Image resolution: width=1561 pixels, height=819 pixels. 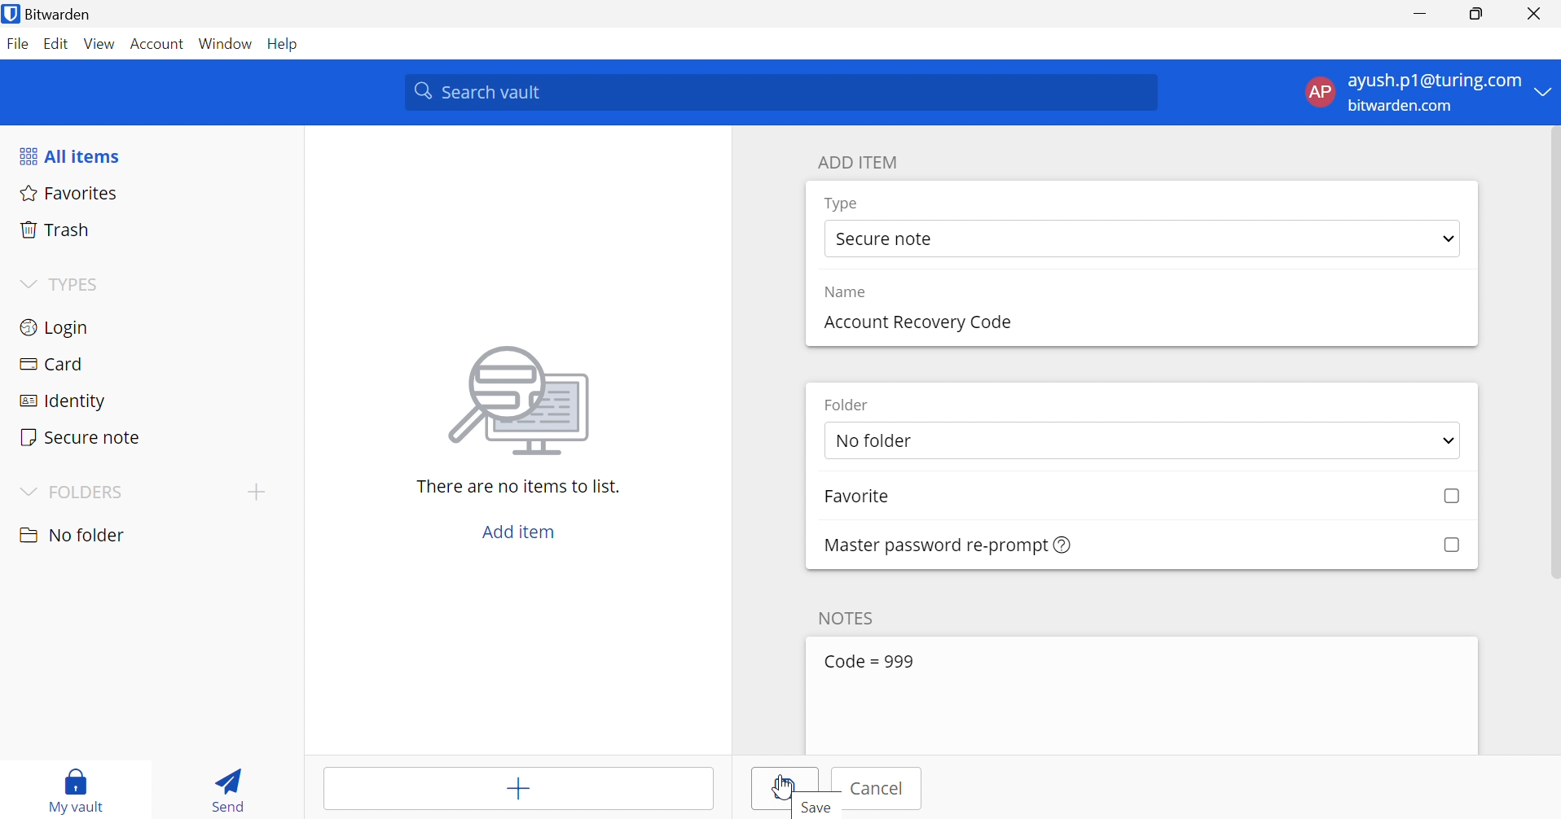 I want to click on All items, so click(x=73, y=158).